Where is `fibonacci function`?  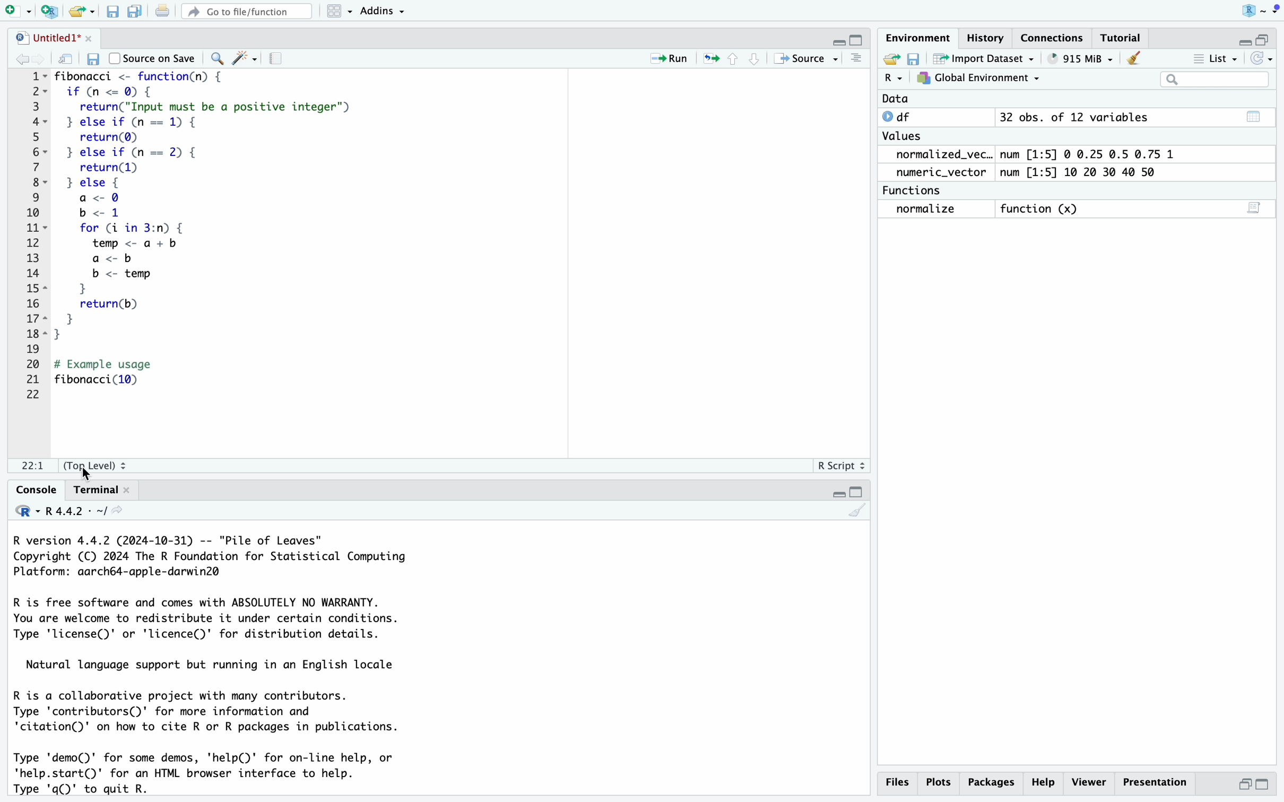
fibonacci function is located at coordinates (145, 77).